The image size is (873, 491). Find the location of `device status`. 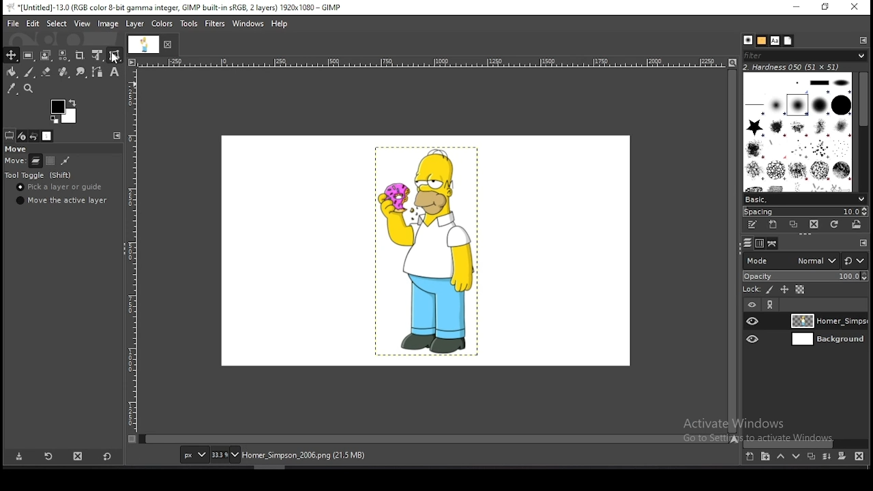

device status is located at coordinates (21, 136).